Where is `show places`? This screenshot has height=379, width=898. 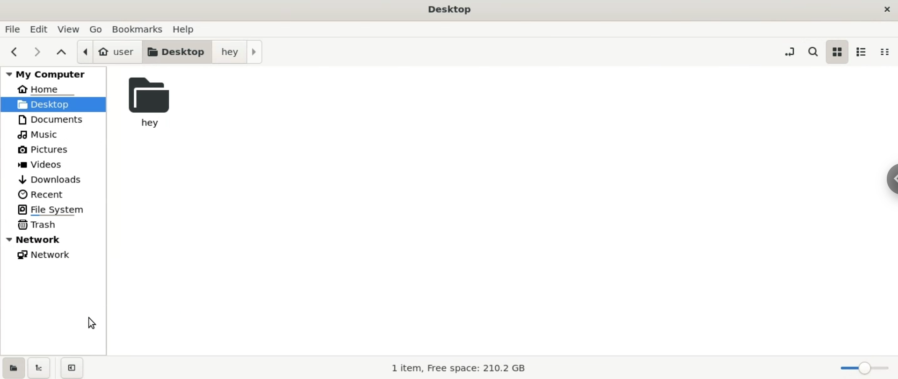 show places is located at coordinates (12, 367).